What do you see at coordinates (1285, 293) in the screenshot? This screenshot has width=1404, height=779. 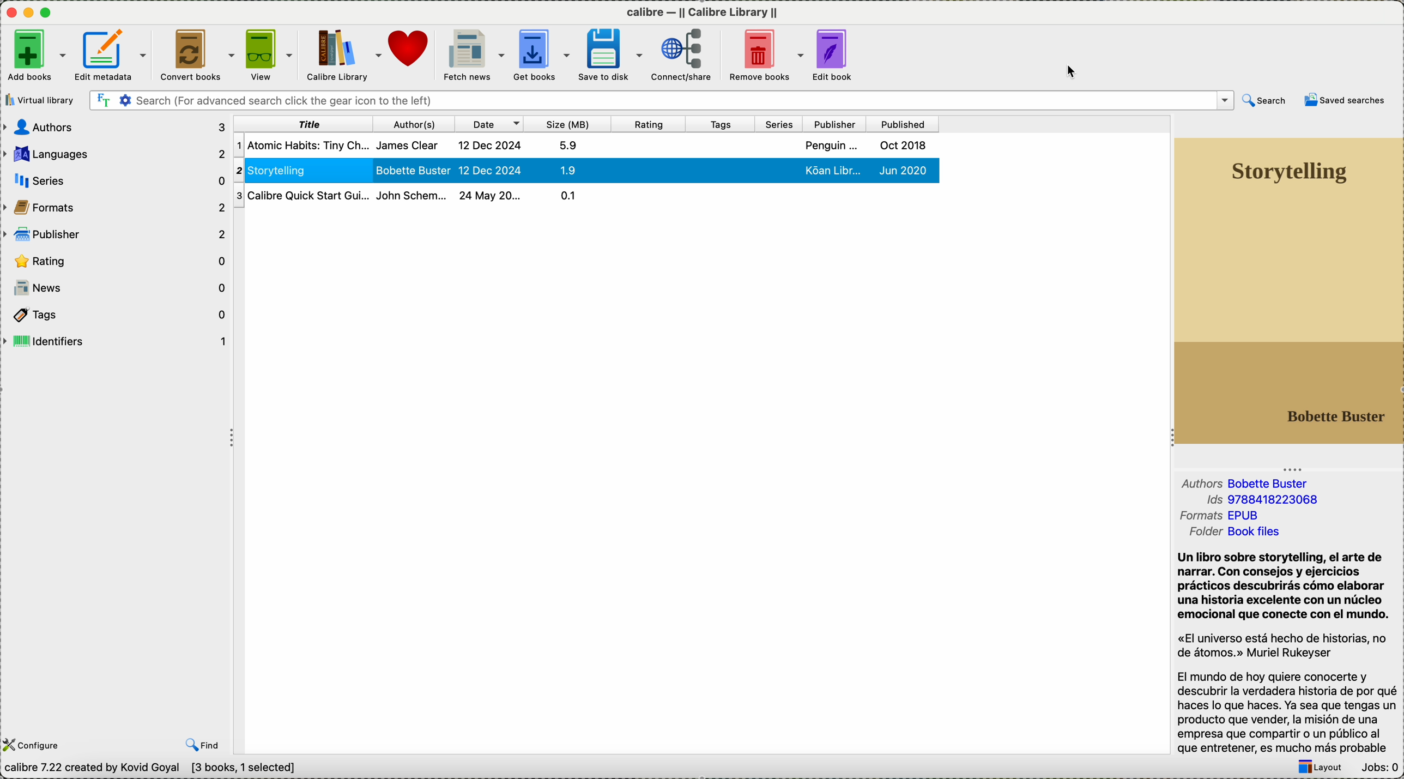 I see `new book cover preview` at bounding box center [1285, 293].